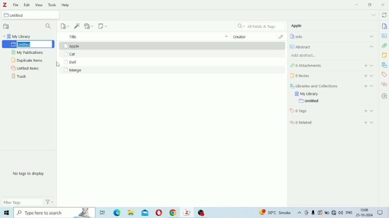 The height and width of the screenshot is (218, 389). I want to click on Doll, so click(73, 62).